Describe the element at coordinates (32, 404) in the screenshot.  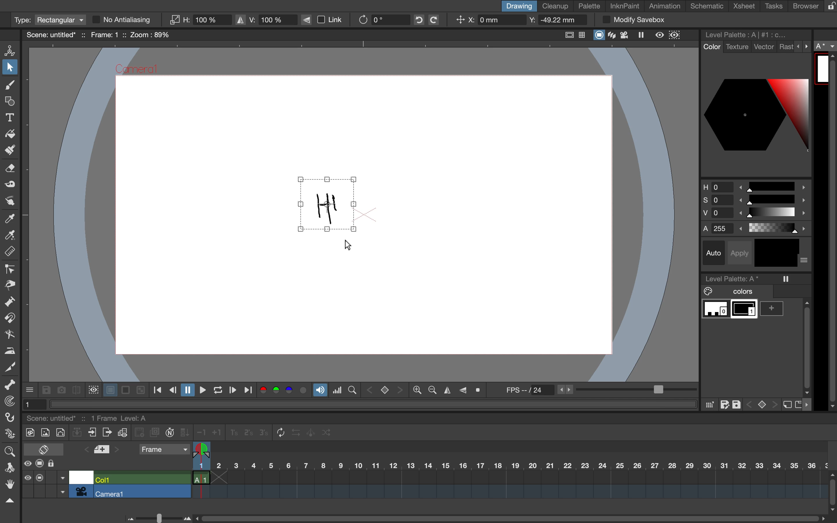
I see `1` at that location.